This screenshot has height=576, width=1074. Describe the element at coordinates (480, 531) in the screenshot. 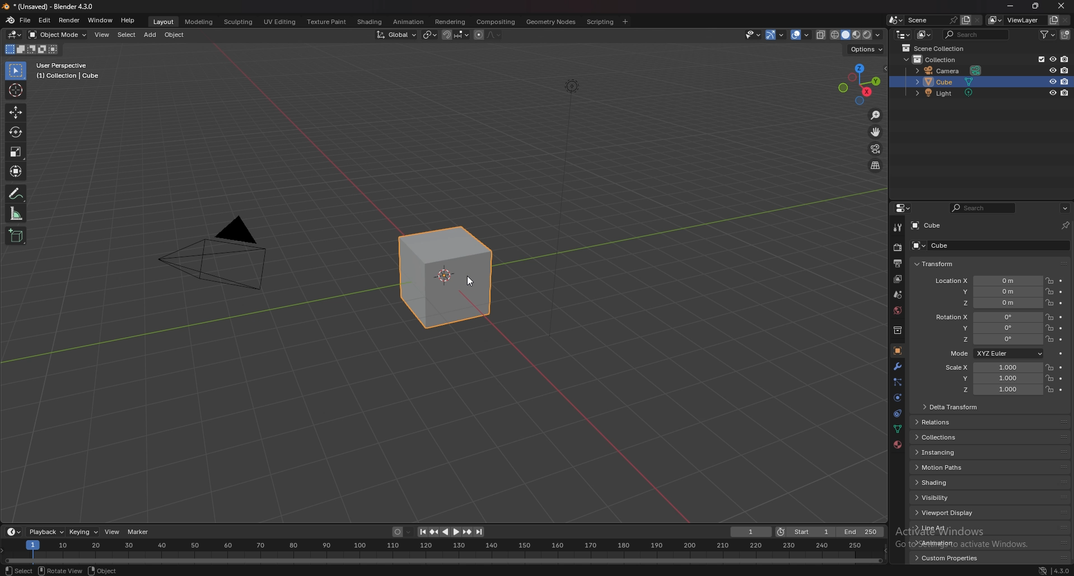

I see `jump to endpoint` at that location.